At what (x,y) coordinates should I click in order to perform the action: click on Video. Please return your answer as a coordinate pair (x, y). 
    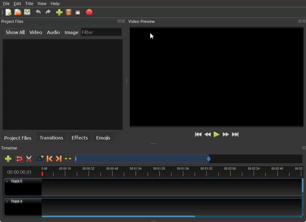
    Looking at the image, I should click on (36, 32).